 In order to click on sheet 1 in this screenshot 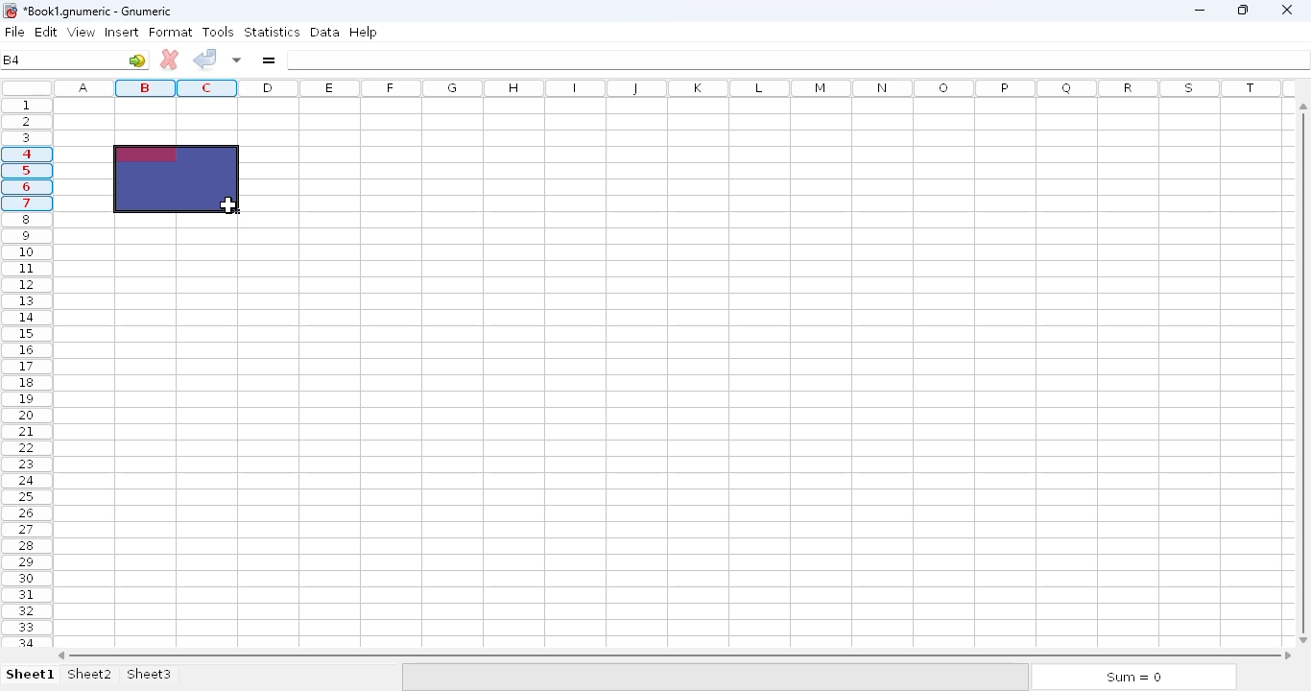, I will do `click(30, 674)`.